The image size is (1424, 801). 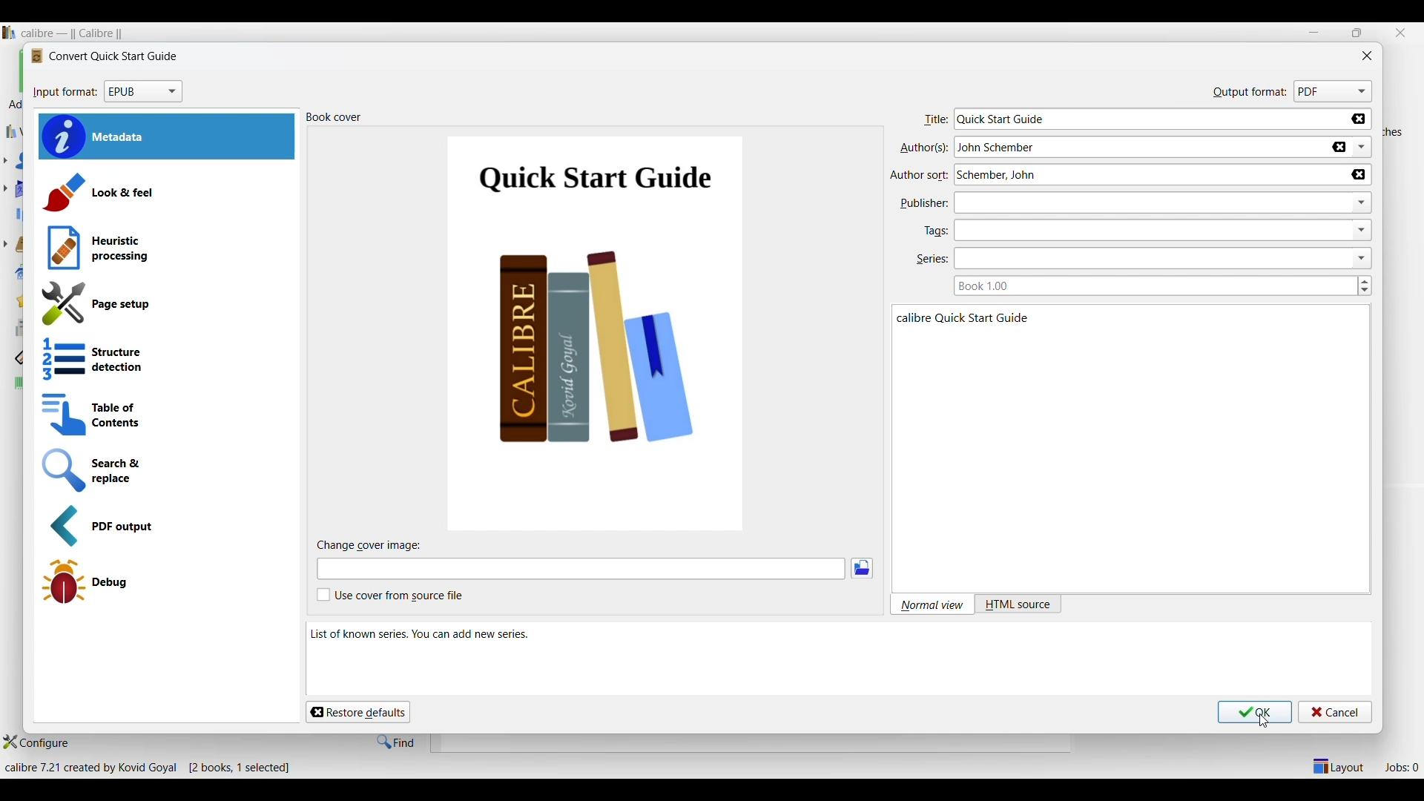 What do you see at coordinates (151, 768) in the screenshot?
I see `Details of software` at bounding box center [151, 768].